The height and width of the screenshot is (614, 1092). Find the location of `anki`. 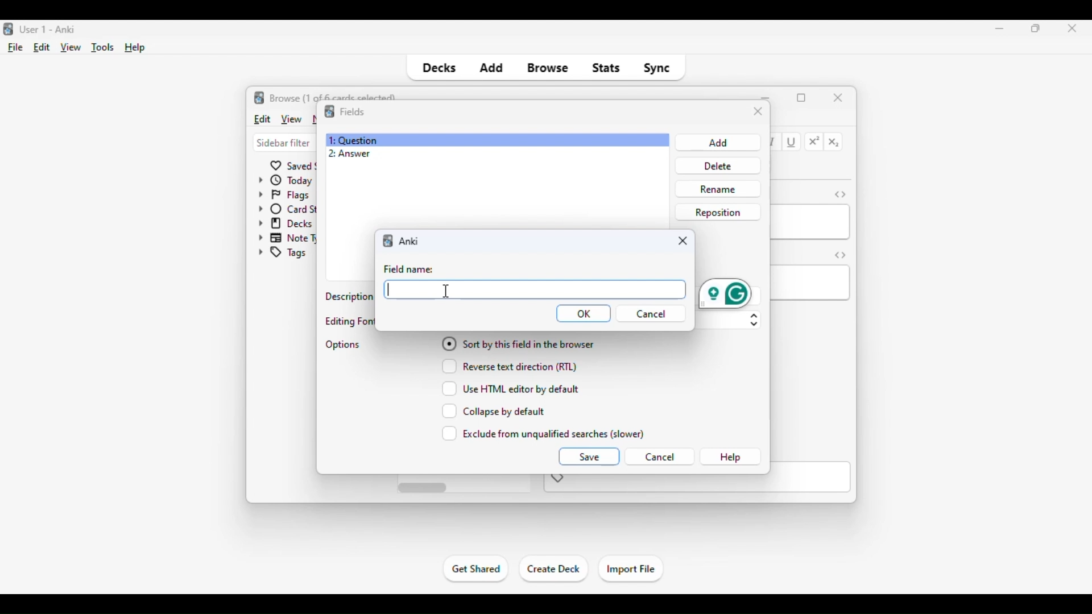

anki is located at coordinates (411, 242).